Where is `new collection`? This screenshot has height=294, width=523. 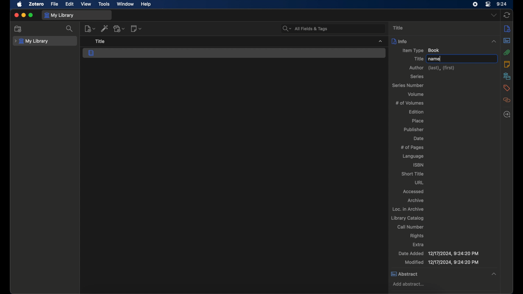 new collection is located at coordinates (18, 29).